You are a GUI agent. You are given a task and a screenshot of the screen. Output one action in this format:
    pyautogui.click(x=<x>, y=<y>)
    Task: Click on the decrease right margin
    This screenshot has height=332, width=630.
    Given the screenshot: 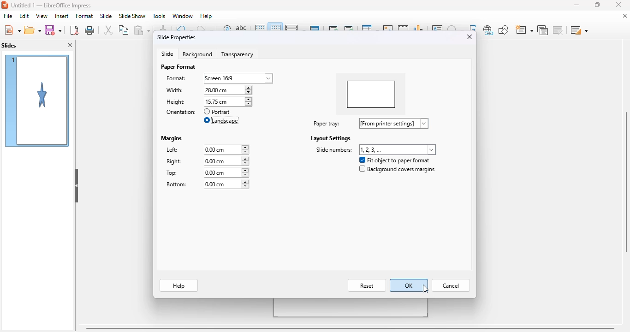 What is the action you would take?
    pyautogui.click(x=246, y=164)
    